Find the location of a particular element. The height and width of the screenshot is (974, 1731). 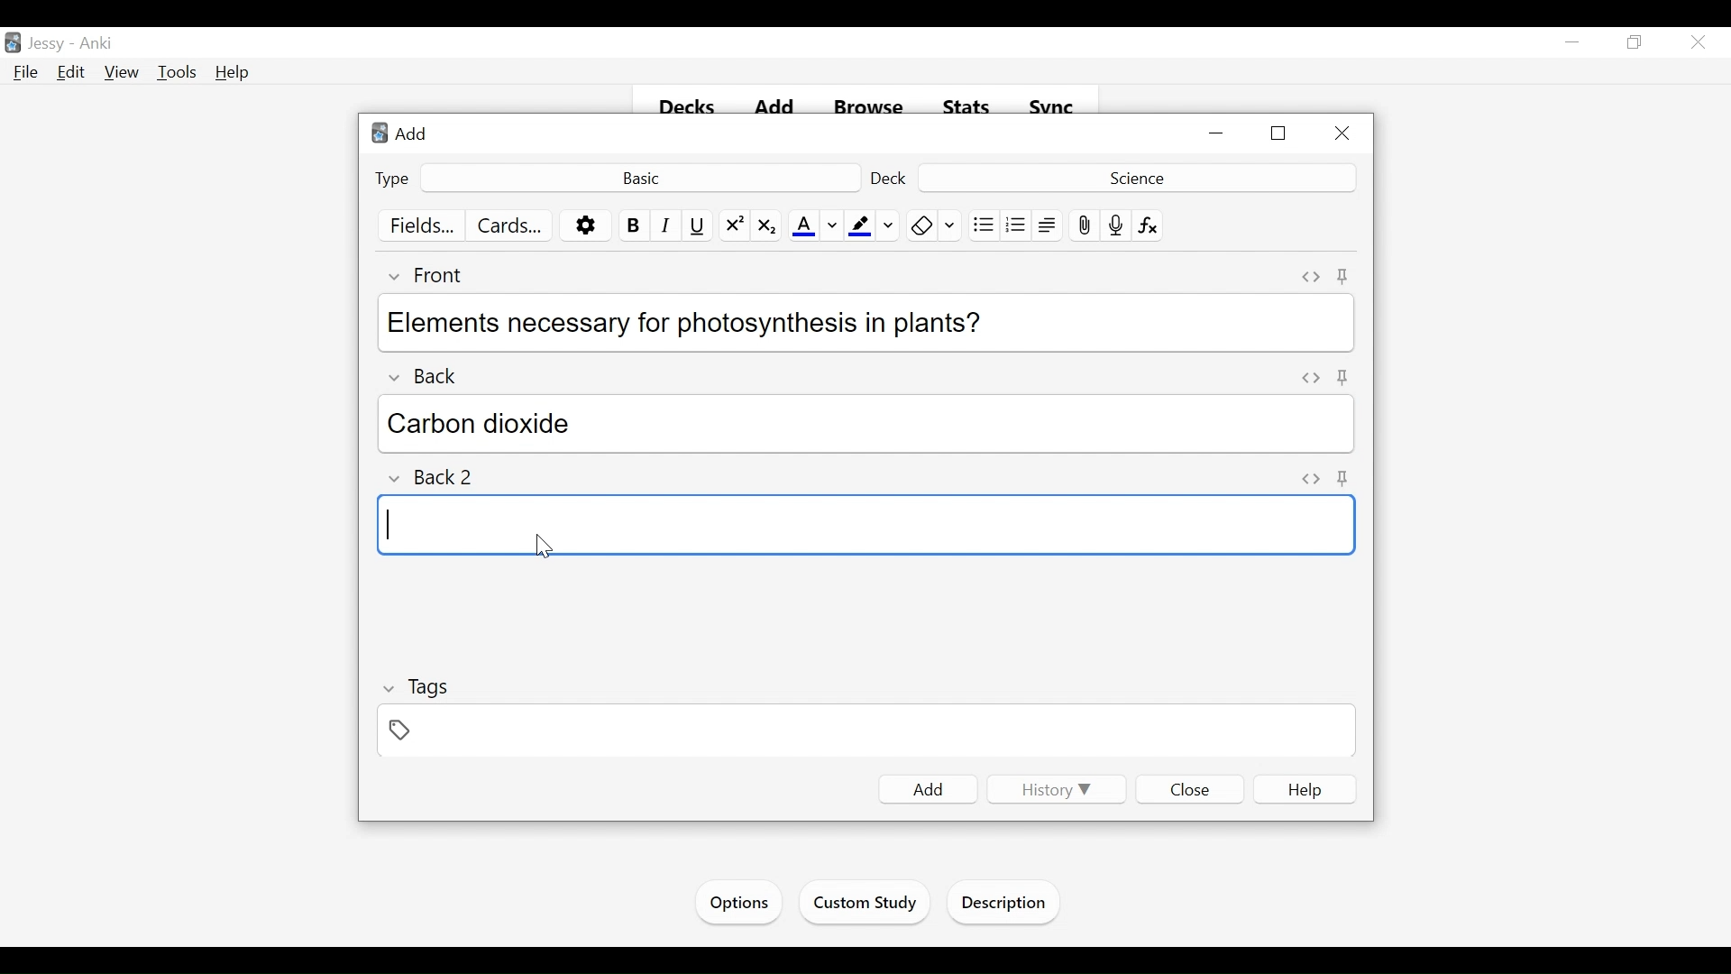

Anki is located at coordinates (96, 44).